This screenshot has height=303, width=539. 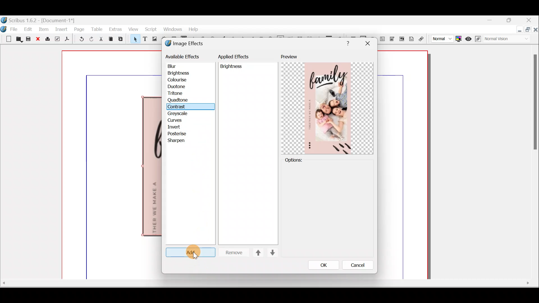 What do you see at coordinates (492, 20) in the screenshot?
I see `Minimise` at bounding box center [492, 20].